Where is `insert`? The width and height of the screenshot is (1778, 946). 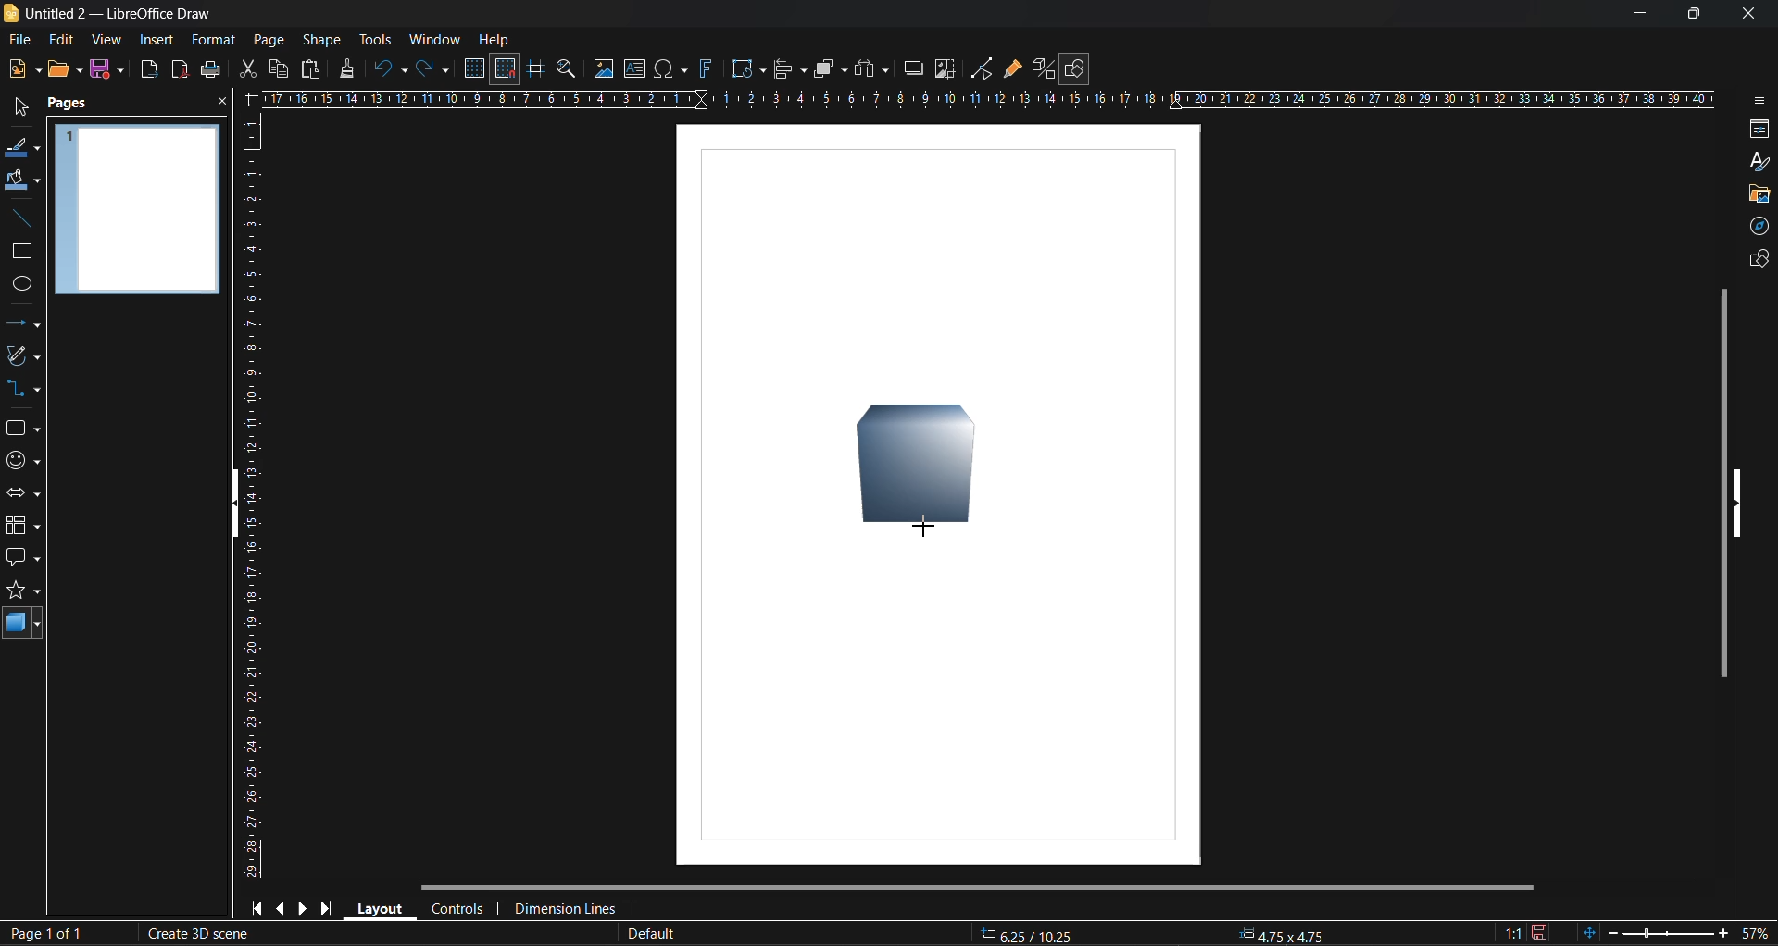 insert is located at coordinates (157, 39).